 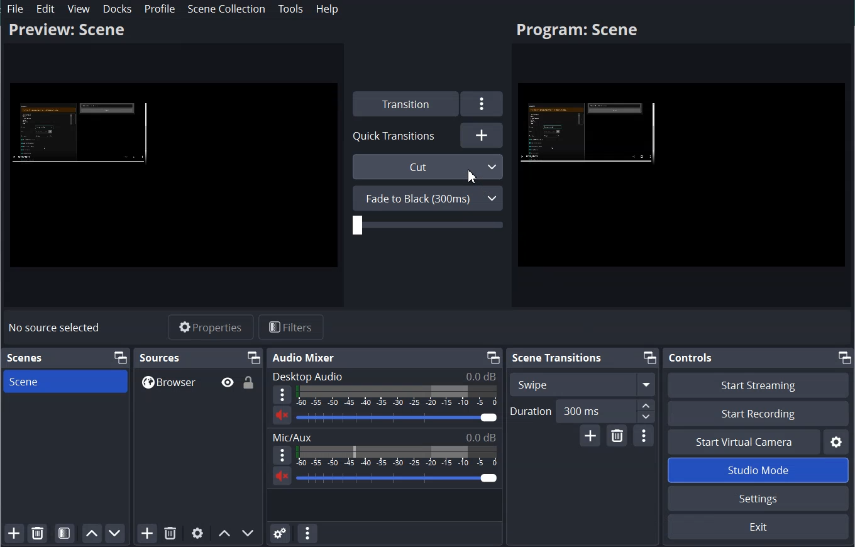 What do you see at coordinates (227, 382) in the screenshot?
I see `Hide` at bounding box center [227, 382].